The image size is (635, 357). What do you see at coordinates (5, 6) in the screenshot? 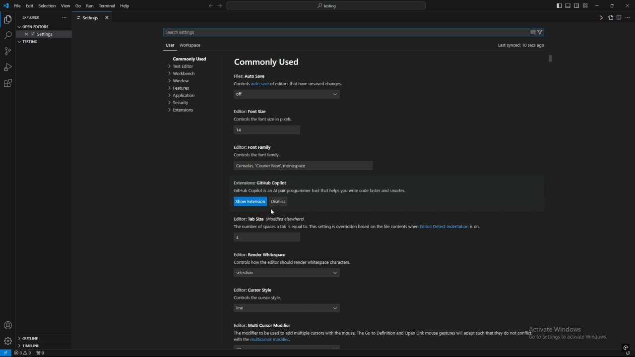
I see `vscode` at bounding box center [5, 6].